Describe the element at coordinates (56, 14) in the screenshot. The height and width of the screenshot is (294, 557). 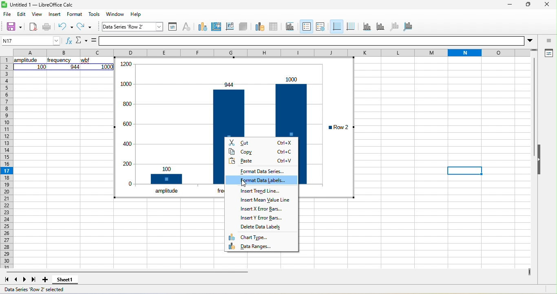
I see `insert` at that location.